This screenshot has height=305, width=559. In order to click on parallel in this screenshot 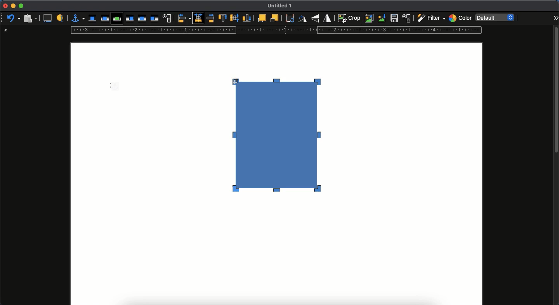, I will do `click(106, 19)`.